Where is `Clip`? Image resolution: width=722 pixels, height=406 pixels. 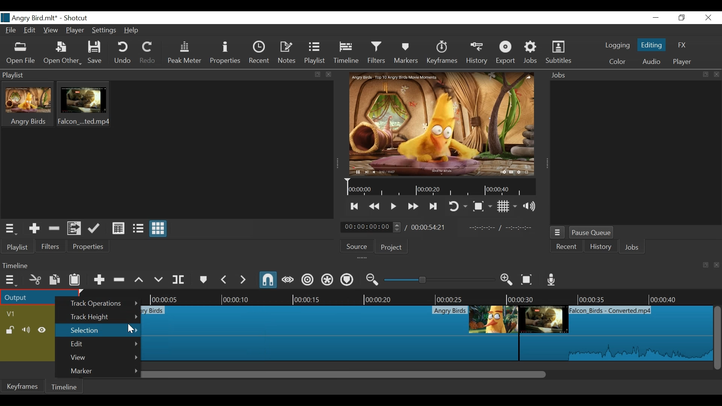
Clip is located at coordinates (615, 333).